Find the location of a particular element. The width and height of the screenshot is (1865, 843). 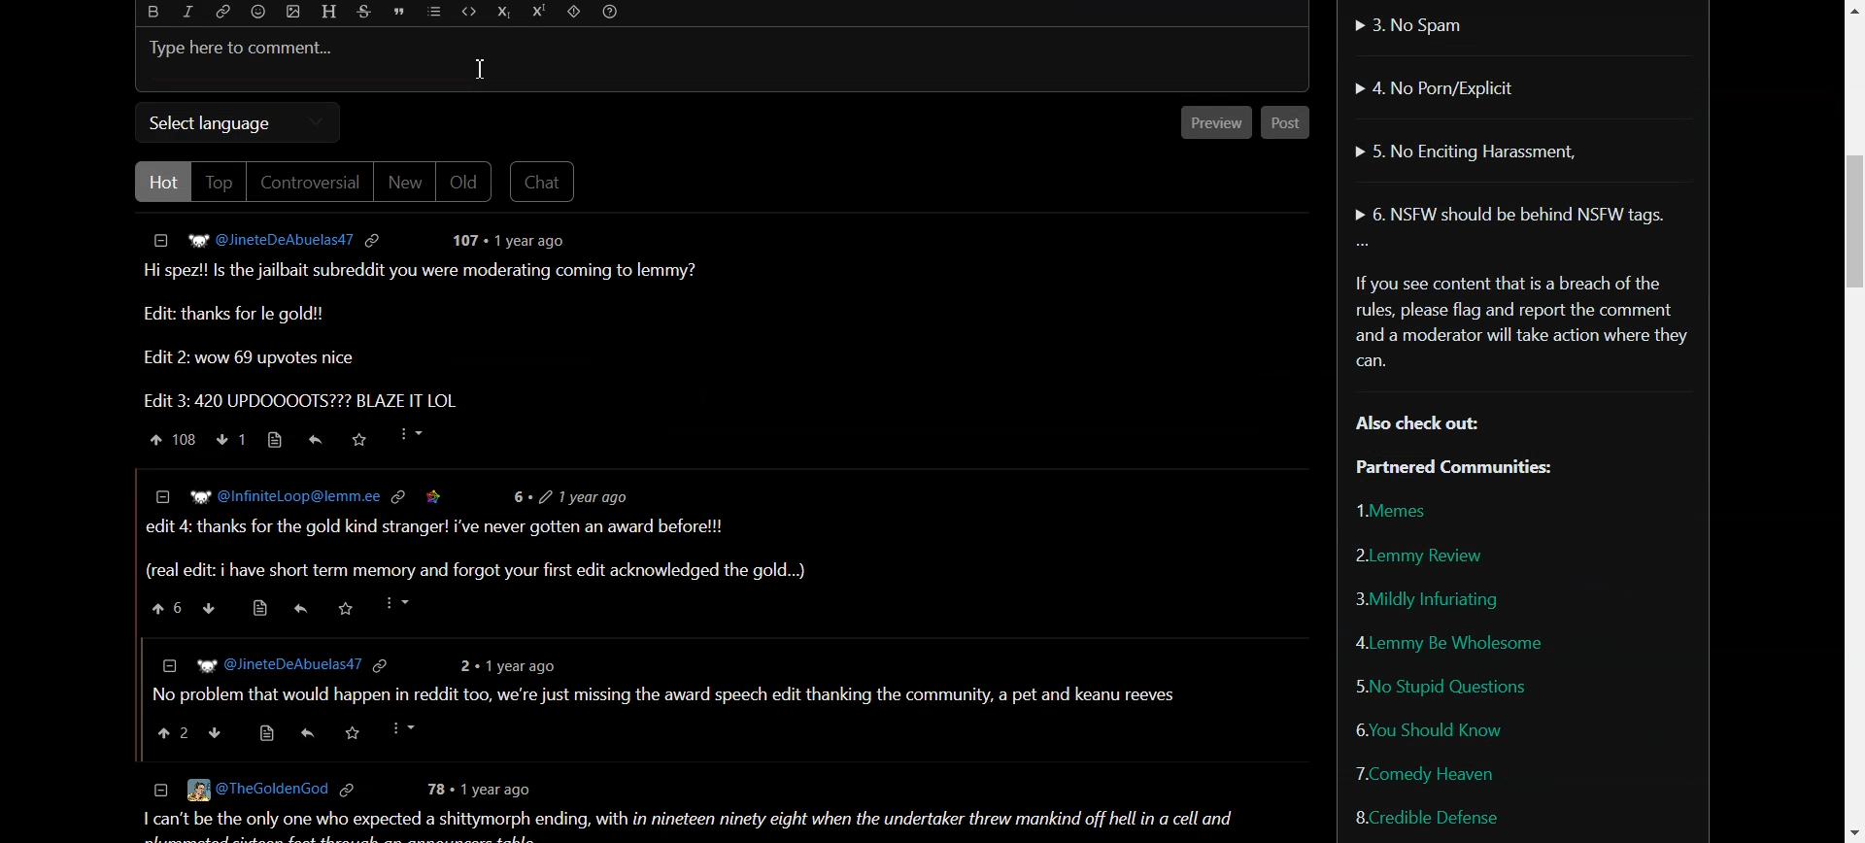

1 can't be the only one who expected a shittymorph ending, with in nineteen ninety eight when the undertaker threw mankind off hell in a cell and is located at coordinates (681, 819).